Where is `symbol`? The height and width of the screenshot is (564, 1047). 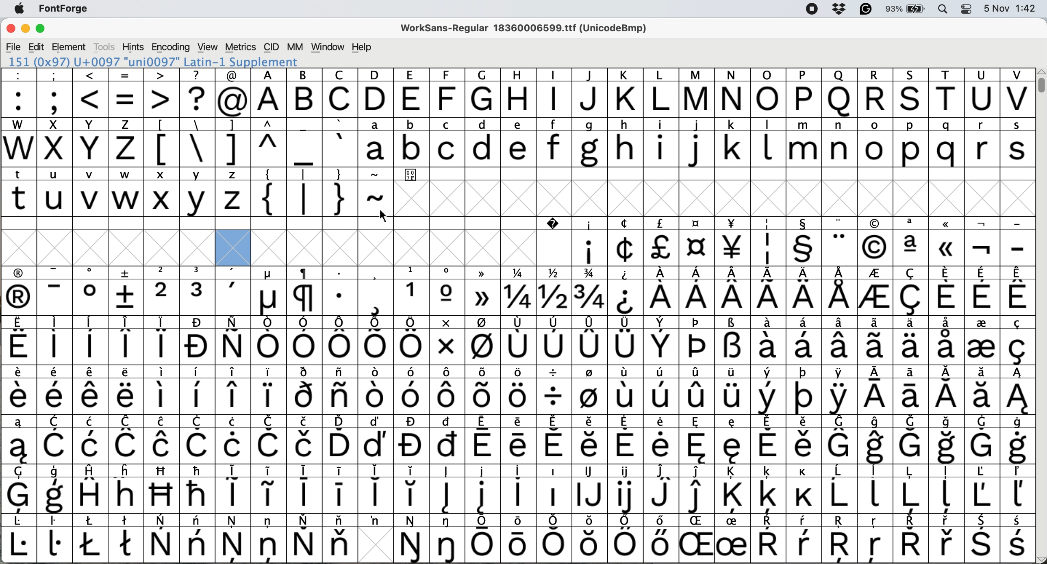
symbol is located at coordinates (304, 538).